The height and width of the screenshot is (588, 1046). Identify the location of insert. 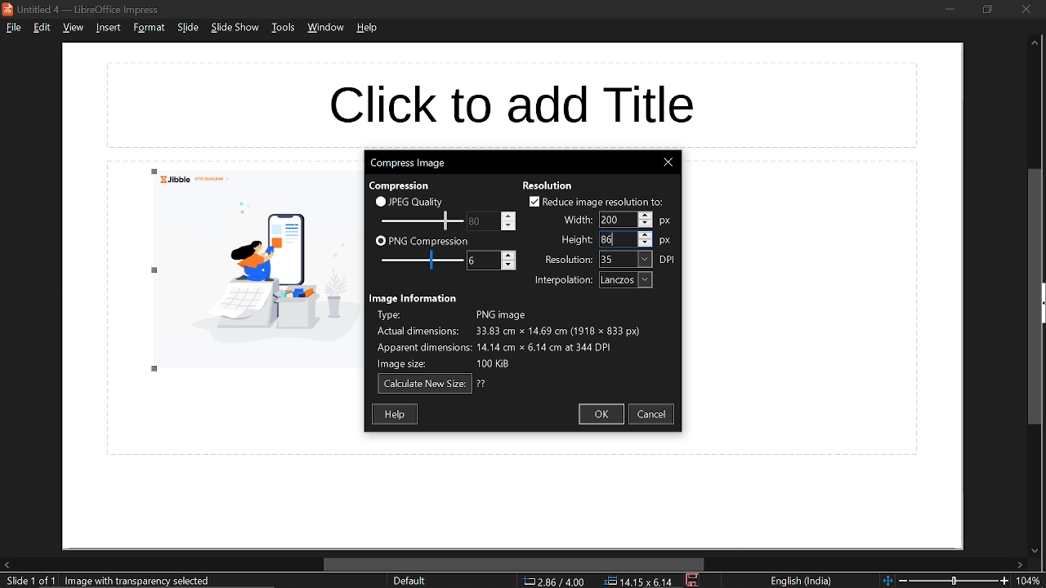
(106, 27).